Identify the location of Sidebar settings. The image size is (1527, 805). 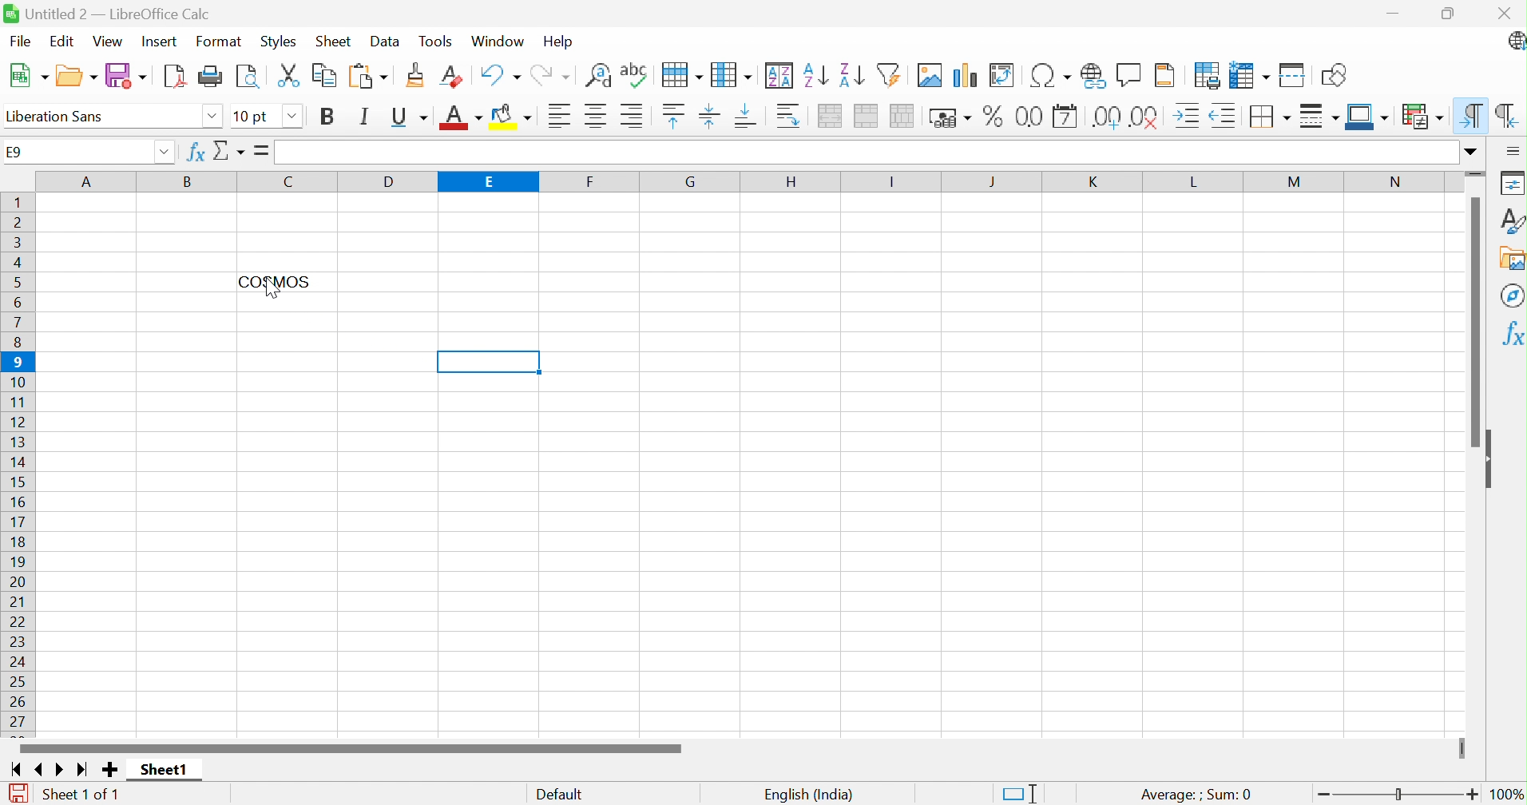
(1513, 150).